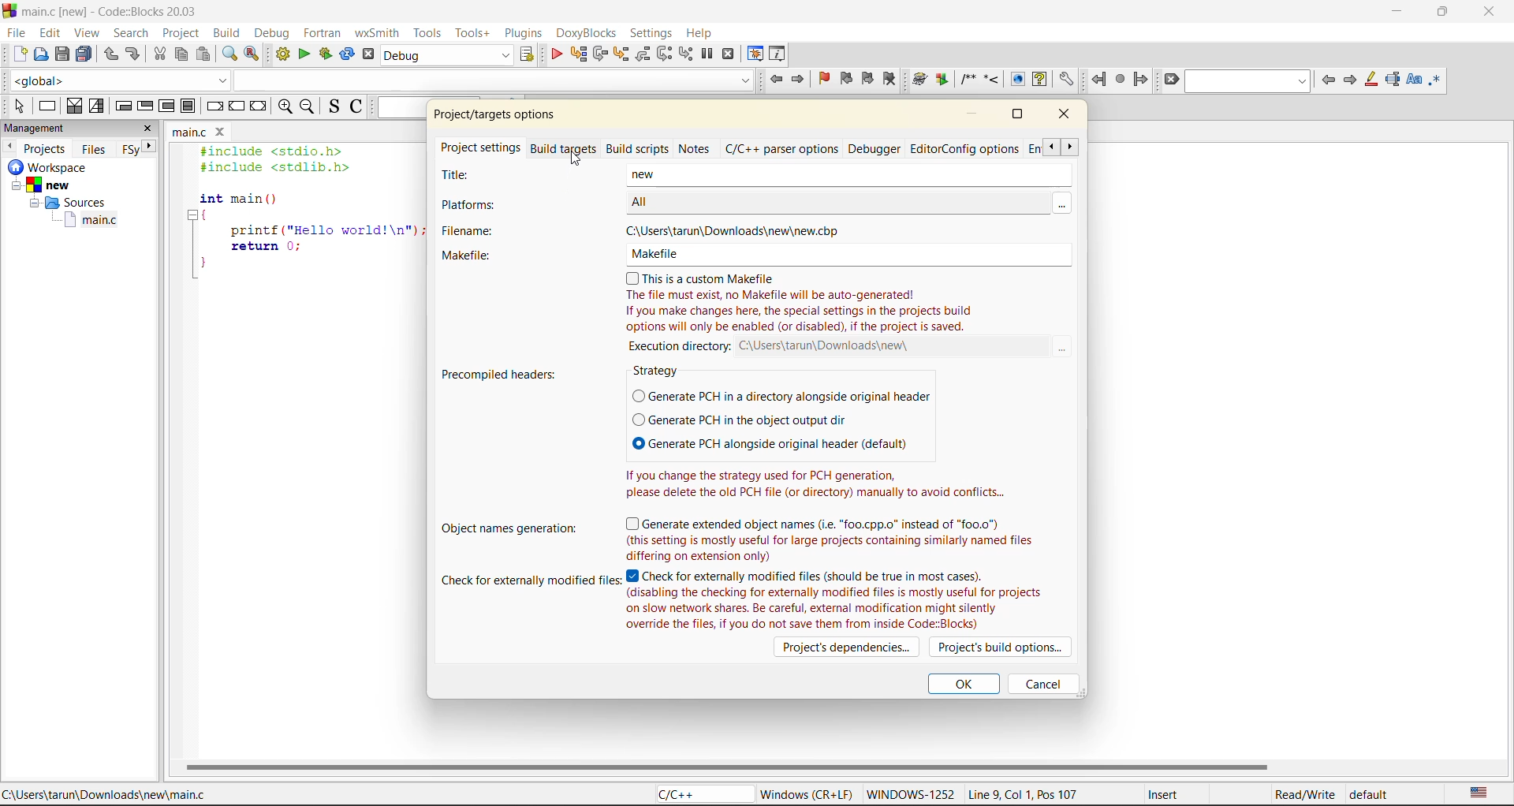 This screenshot has height=806, width=1514. I want to click on Extract documentation for the current project, so click(940, 80).